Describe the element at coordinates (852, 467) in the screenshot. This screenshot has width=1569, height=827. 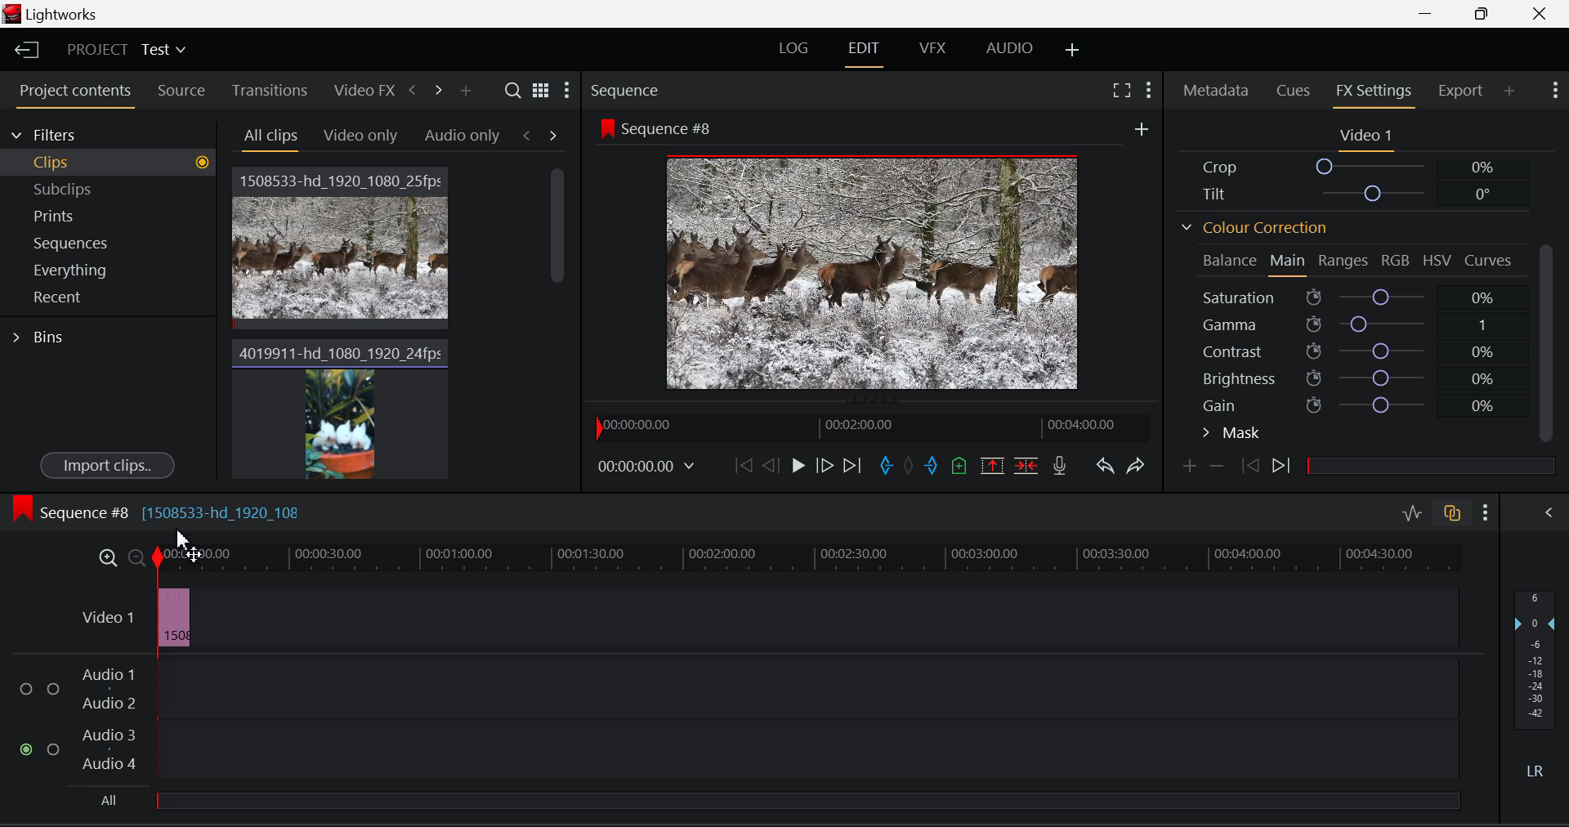
I see `To End` at that location.